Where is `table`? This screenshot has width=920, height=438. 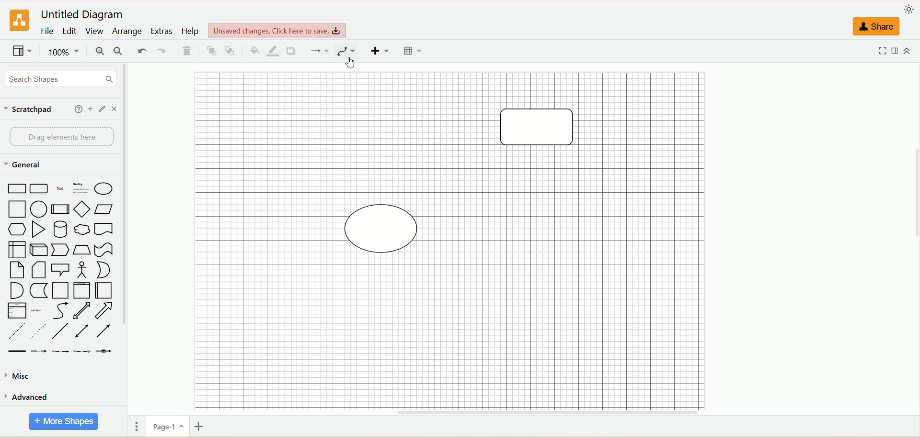 table is located at coordinates (412, 51).